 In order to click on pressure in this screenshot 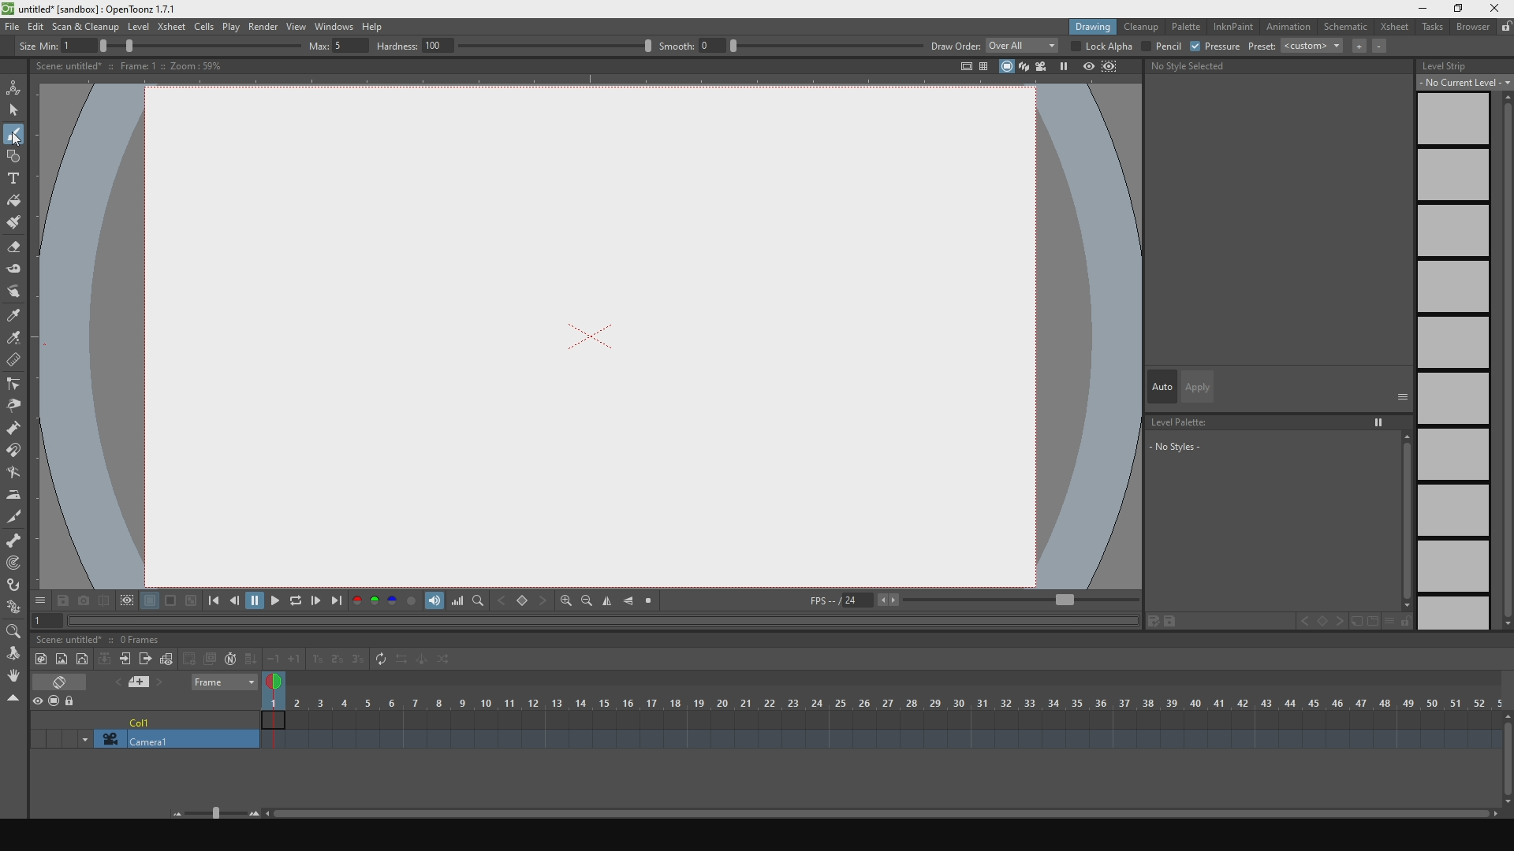, I will do `click(1217, 46)`.